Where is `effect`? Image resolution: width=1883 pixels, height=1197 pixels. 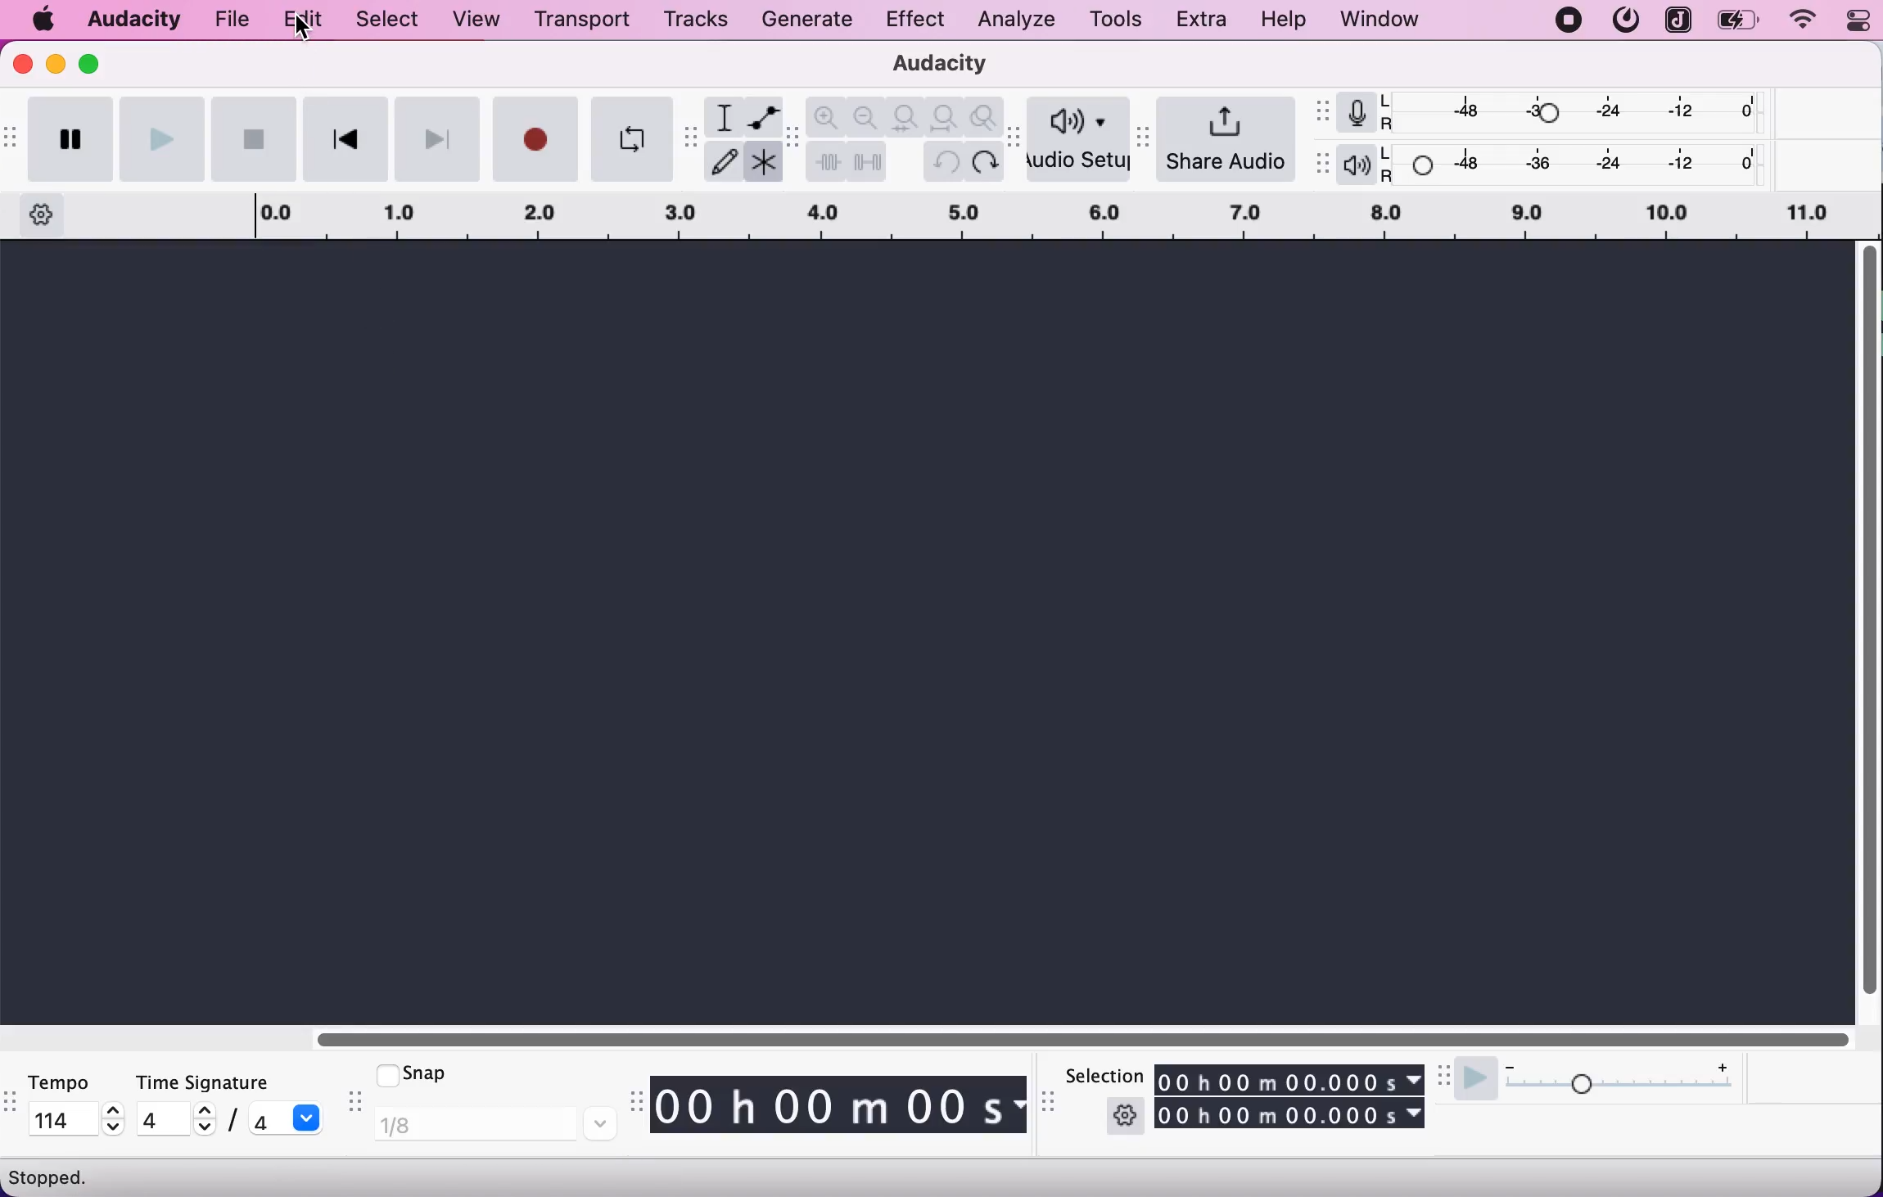 effect is located at coordinates (915, 21).